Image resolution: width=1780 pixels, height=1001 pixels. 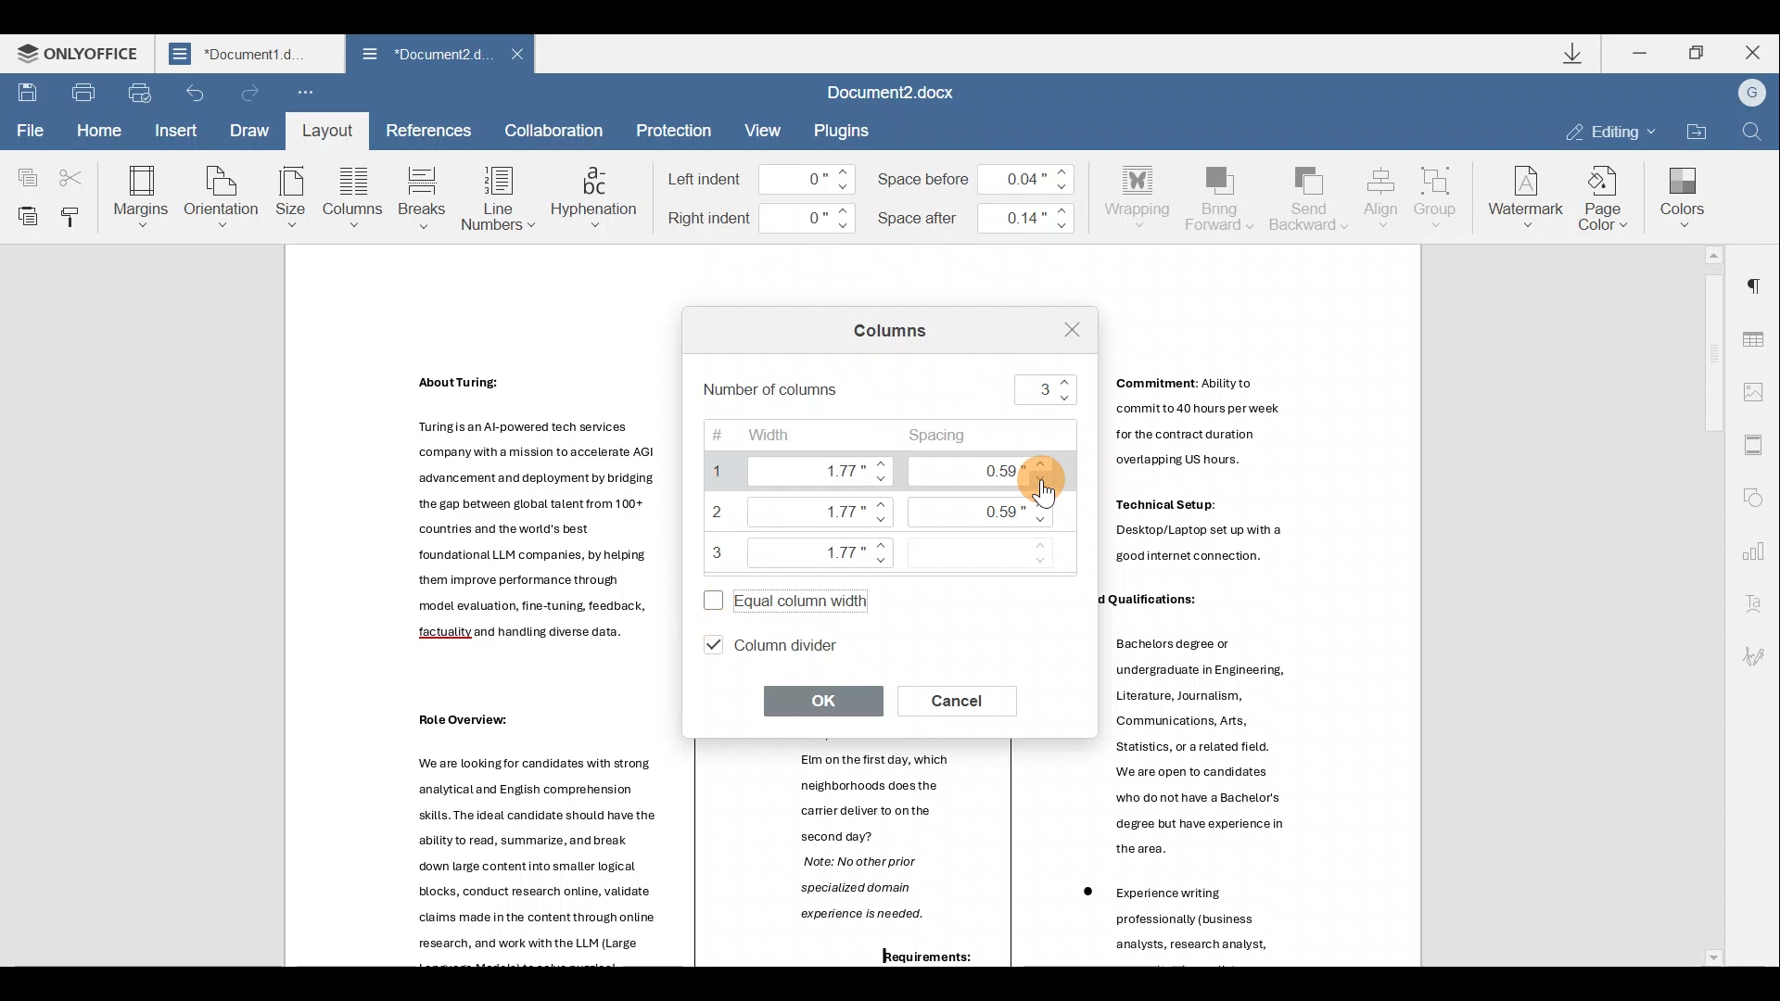 What do you see at coordinates (554, 130) in the screenshot?
I see `Collaboration` at bounding box center [554, 130].